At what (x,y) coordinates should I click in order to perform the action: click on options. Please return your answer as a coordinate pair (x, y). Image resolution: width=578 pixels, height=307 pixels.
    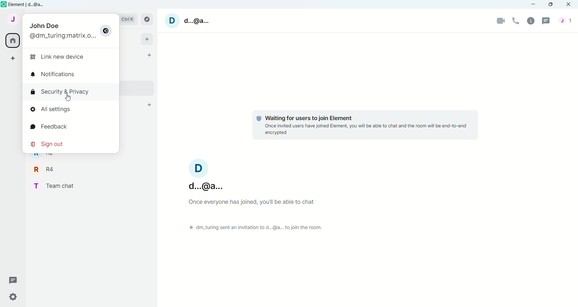
    Looking at the image, I should click on (106, 30).